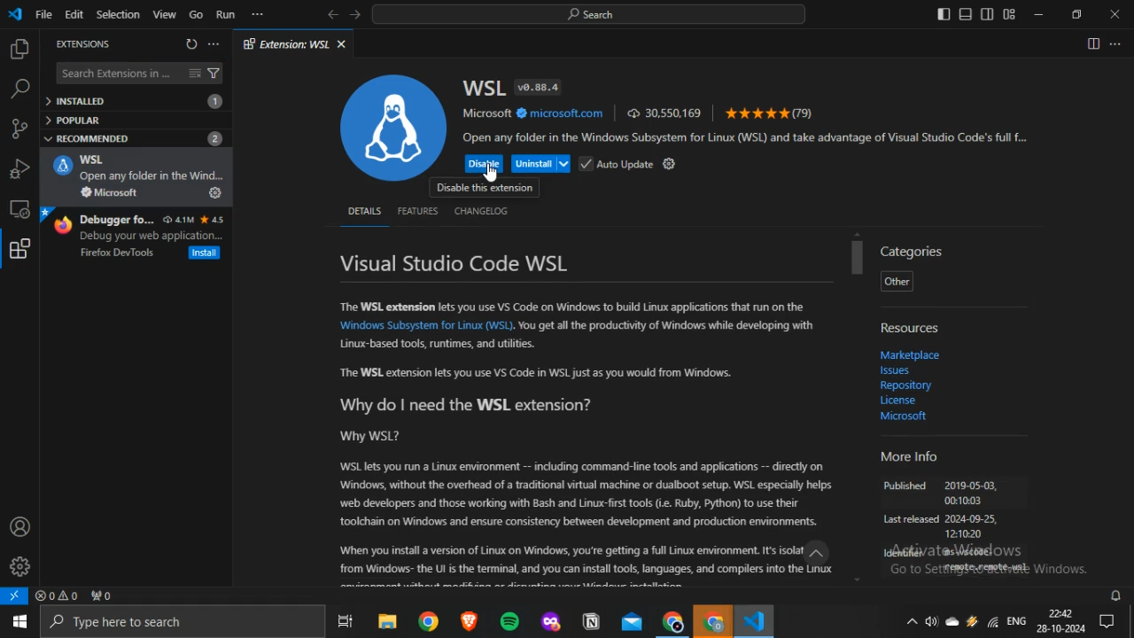  What do you see at coordinates (346, 620) in the screenshot?
I see `task view` at bounding box center [346, 620].